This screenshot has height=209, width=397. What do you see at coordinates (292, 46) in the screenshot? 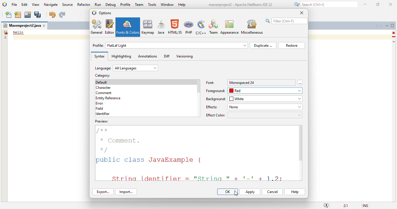
I see `restore` at bounding box center [292, 46].